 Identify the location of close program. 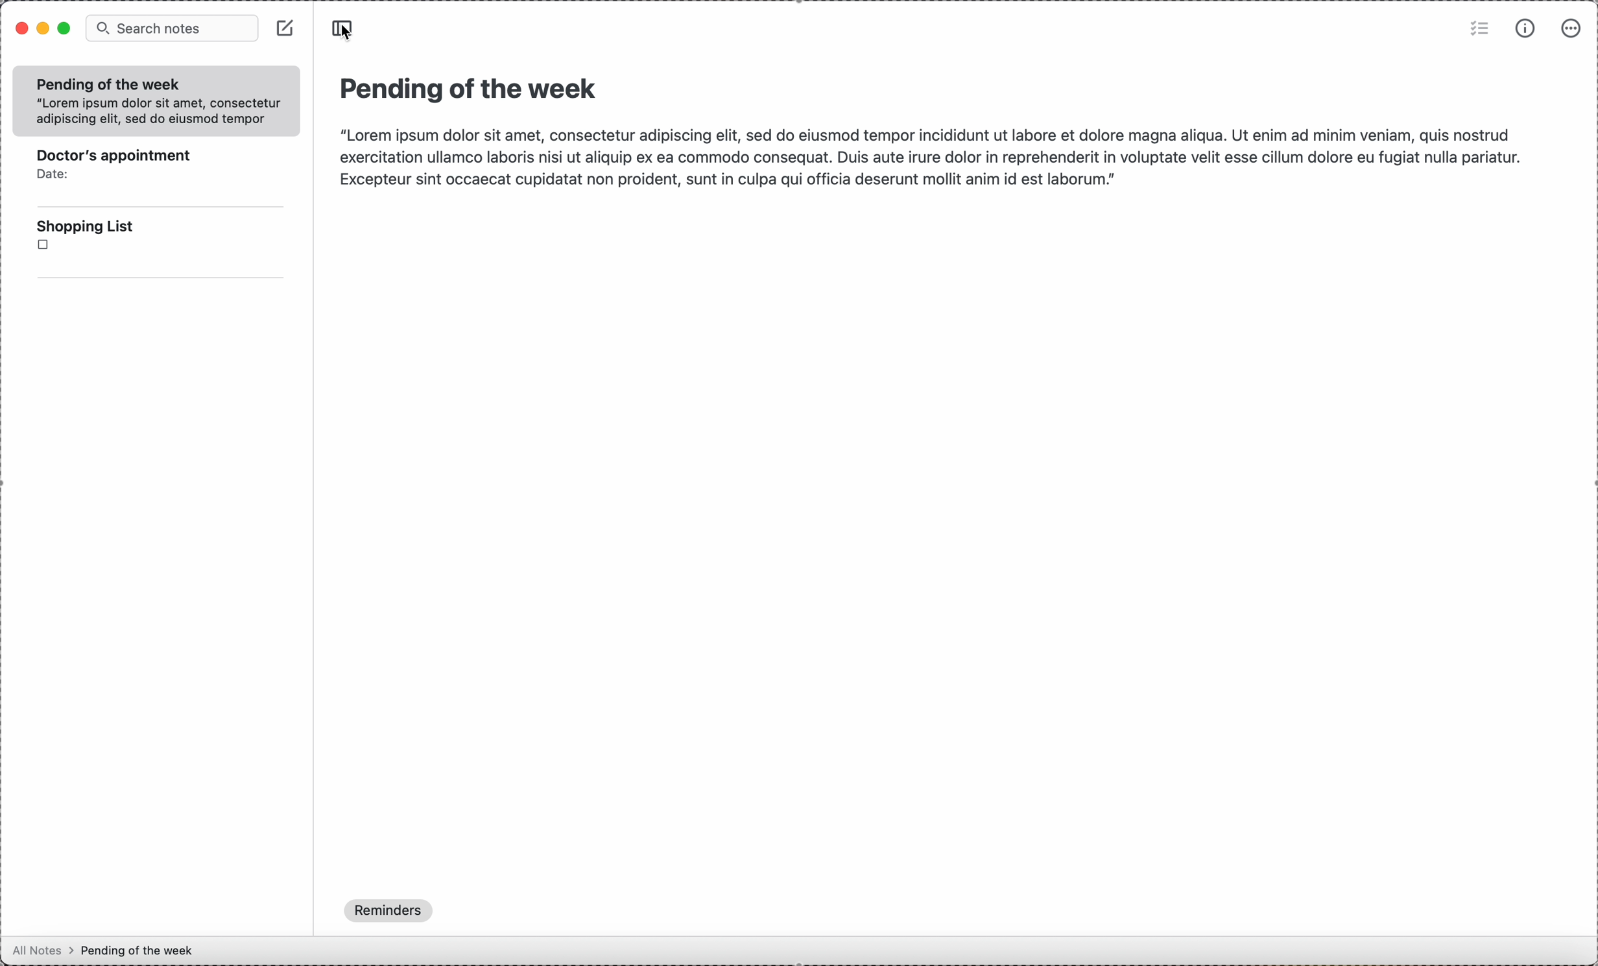
(22, 27).